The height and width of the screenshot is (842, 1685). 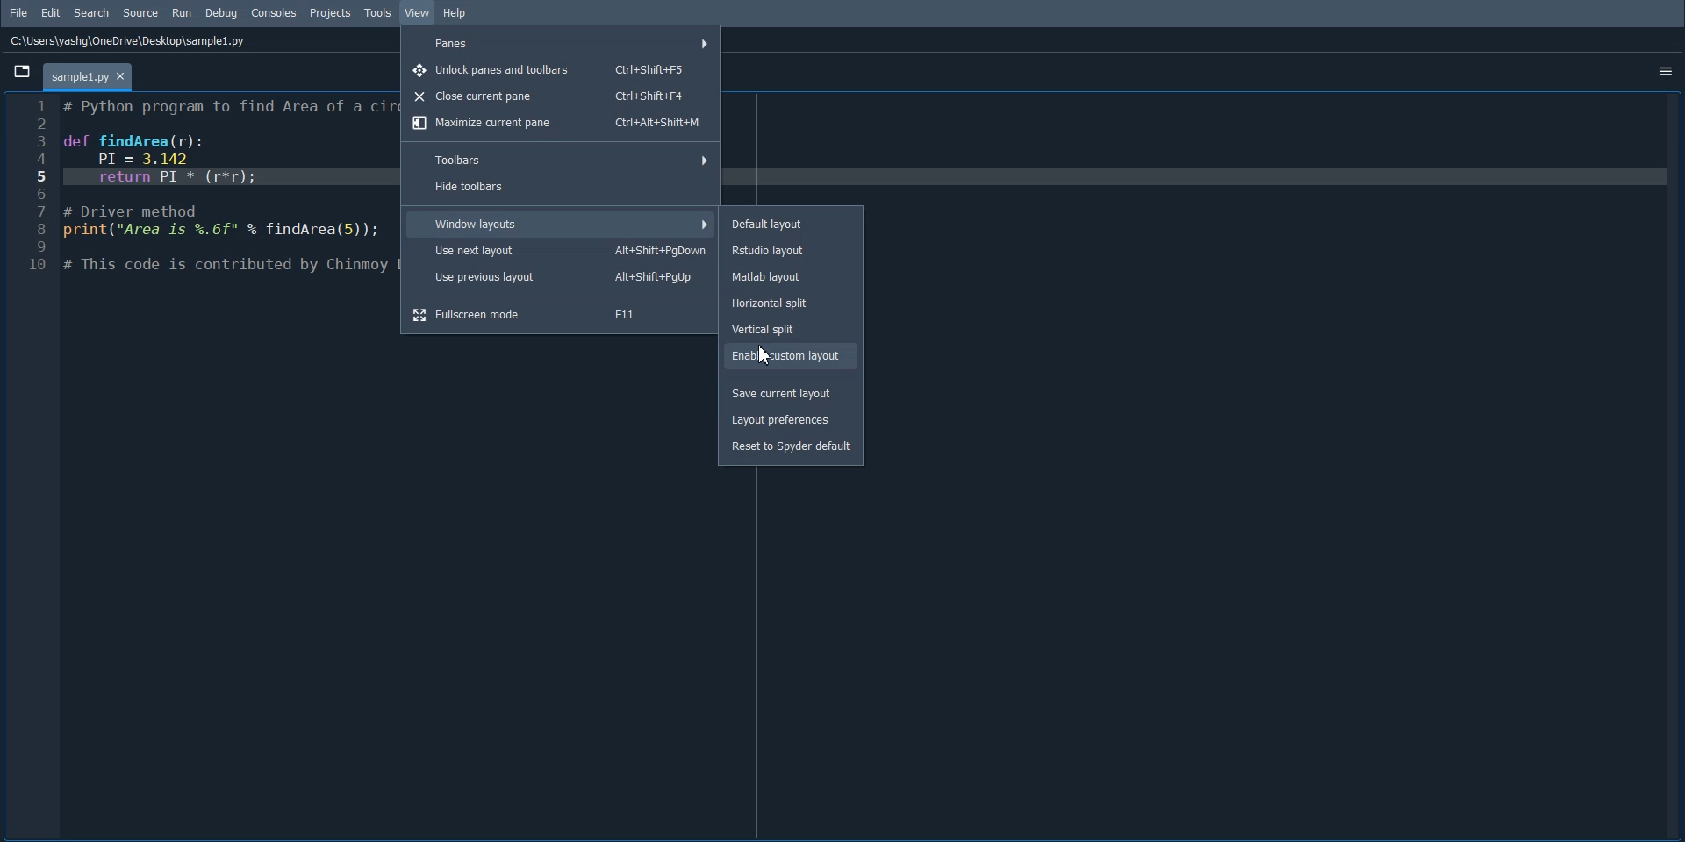 What do you see at coordinates (87, 77) in the screenshot?
I see `Folder` at bounding box center [87, 77].